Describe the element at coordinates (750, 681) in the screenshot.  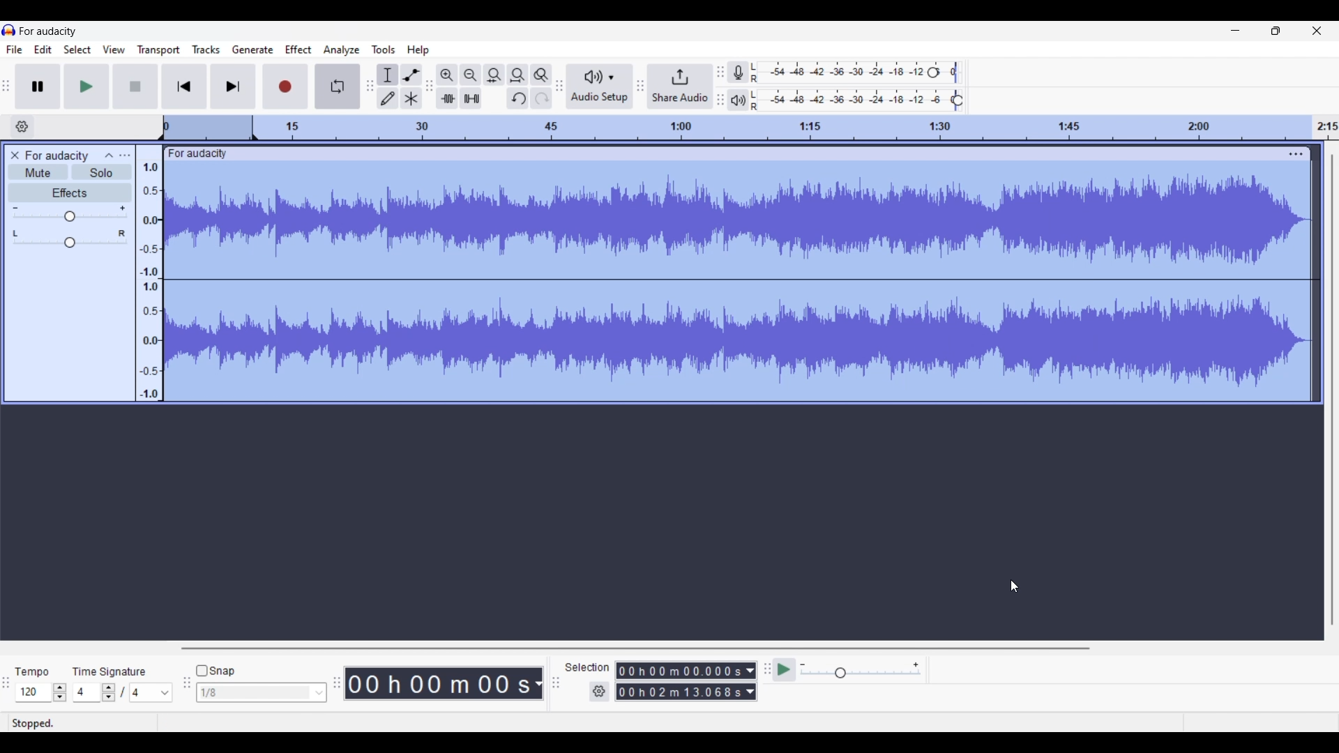
I see `Selection duration measurement` at that location.